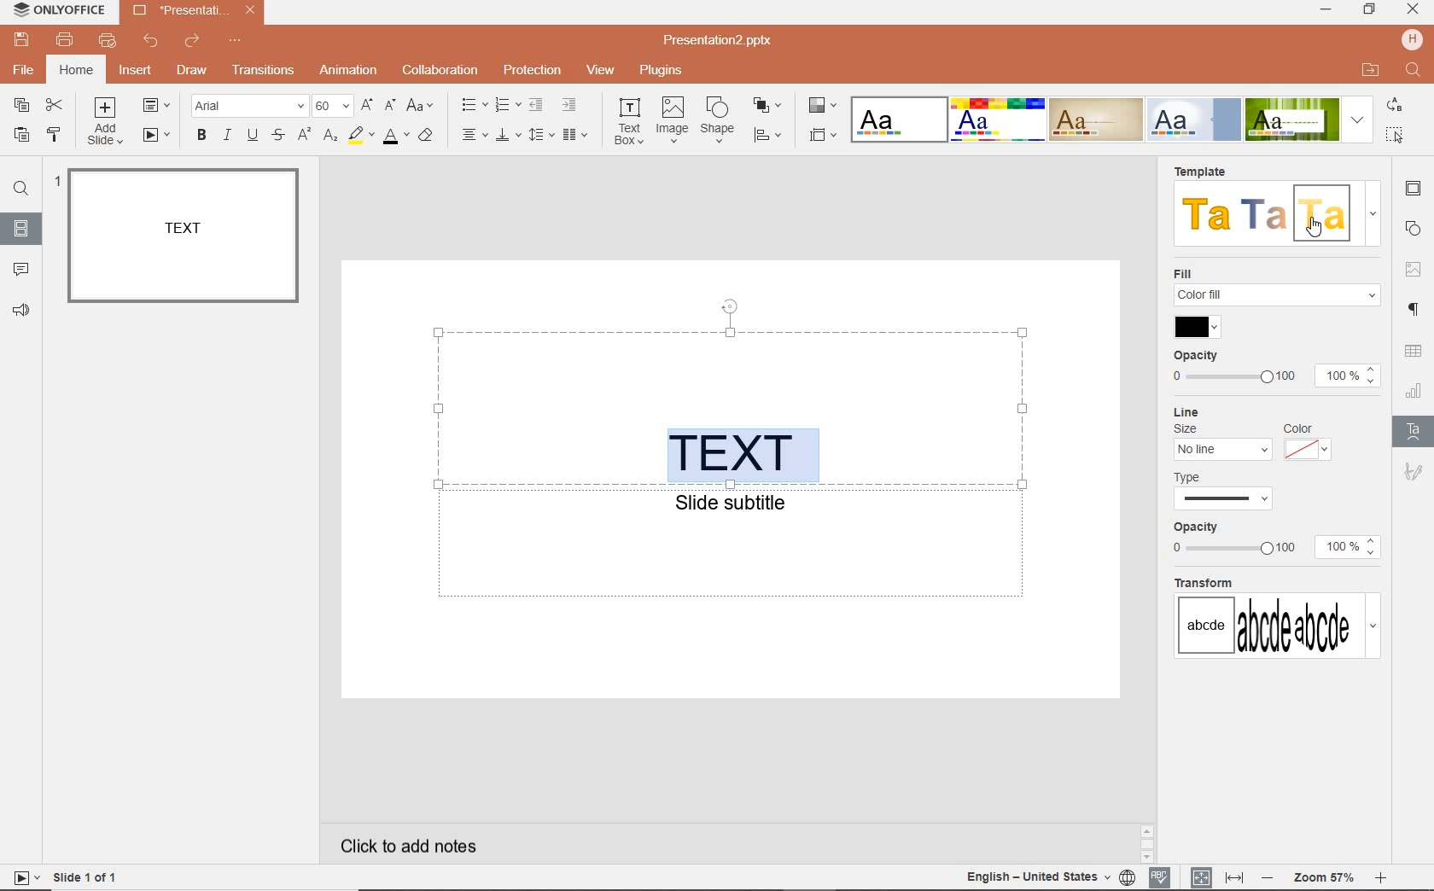 This screenshot has height=891, width=1434. What do you see at coordinates (252, 105) in the screenshot?
I see `FONT` at bounding box center [252, 105].